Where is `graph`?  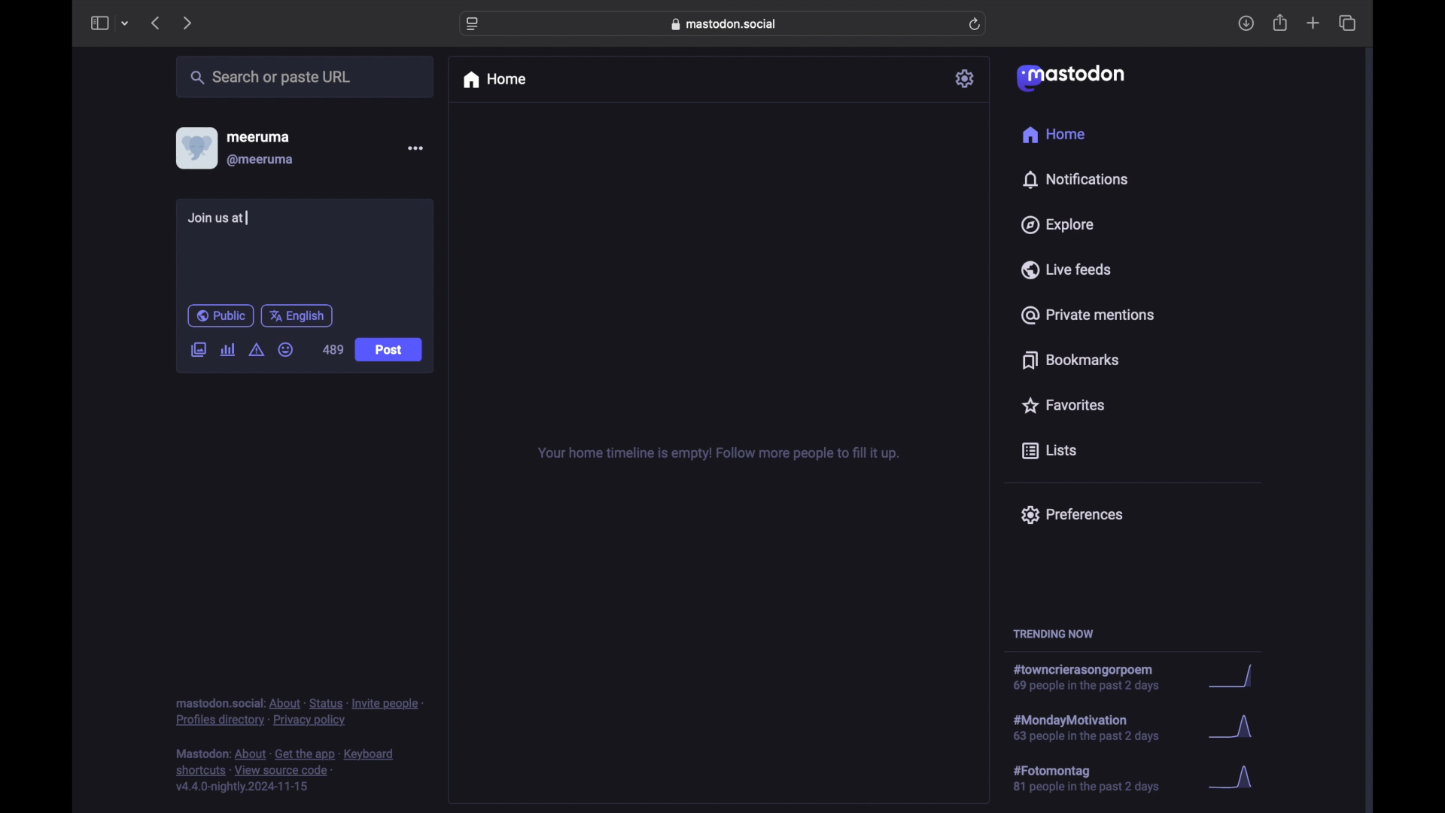 graph is located at coordinates (1235, 677).